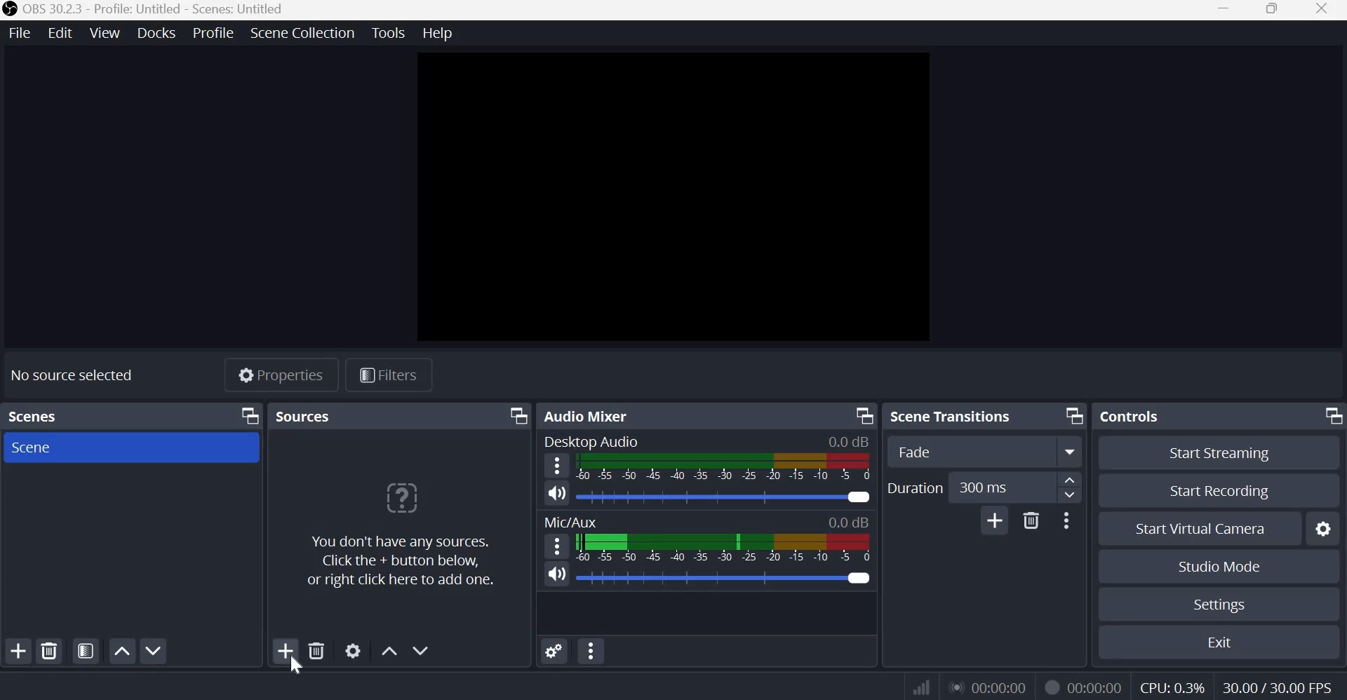  I want to click on More options, so click(1066, 520).